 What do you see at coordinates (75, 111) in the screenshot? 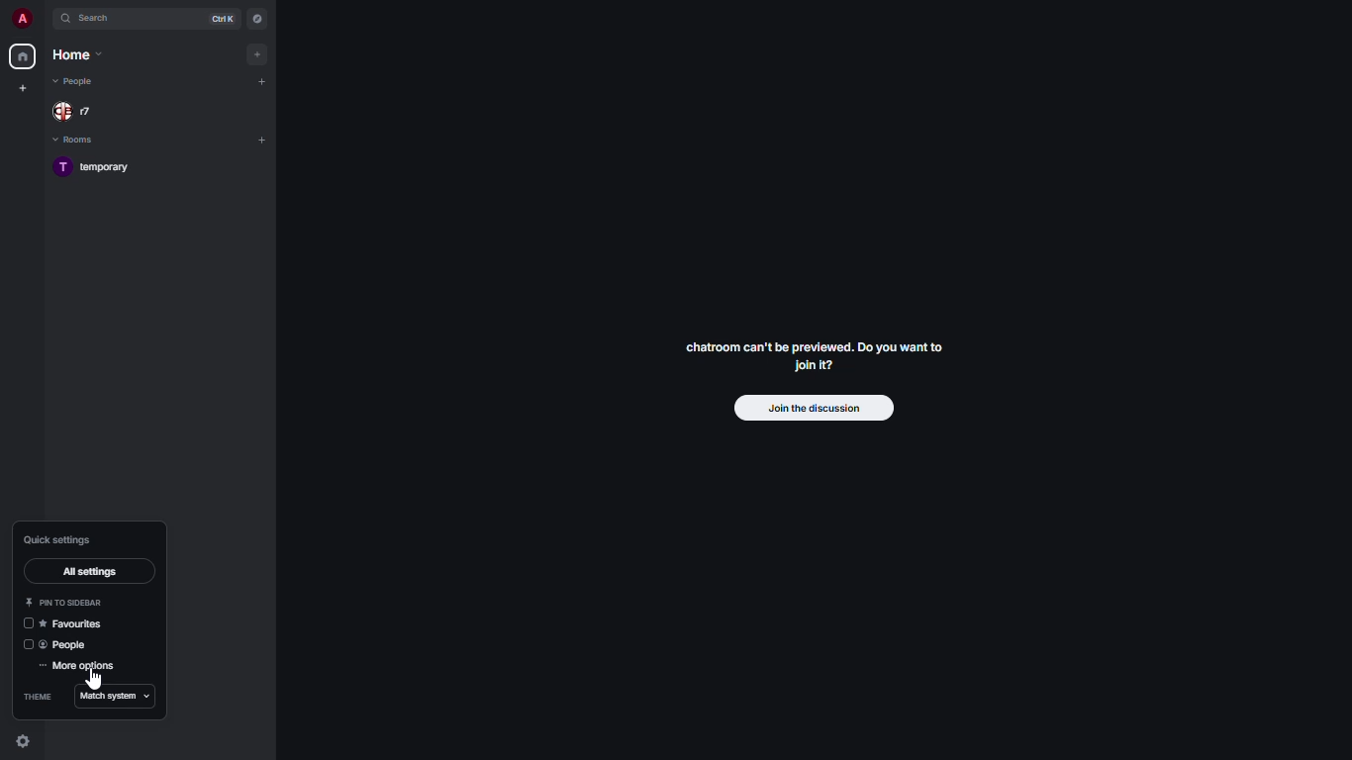
I see `people` at bounding box center [75, 111].